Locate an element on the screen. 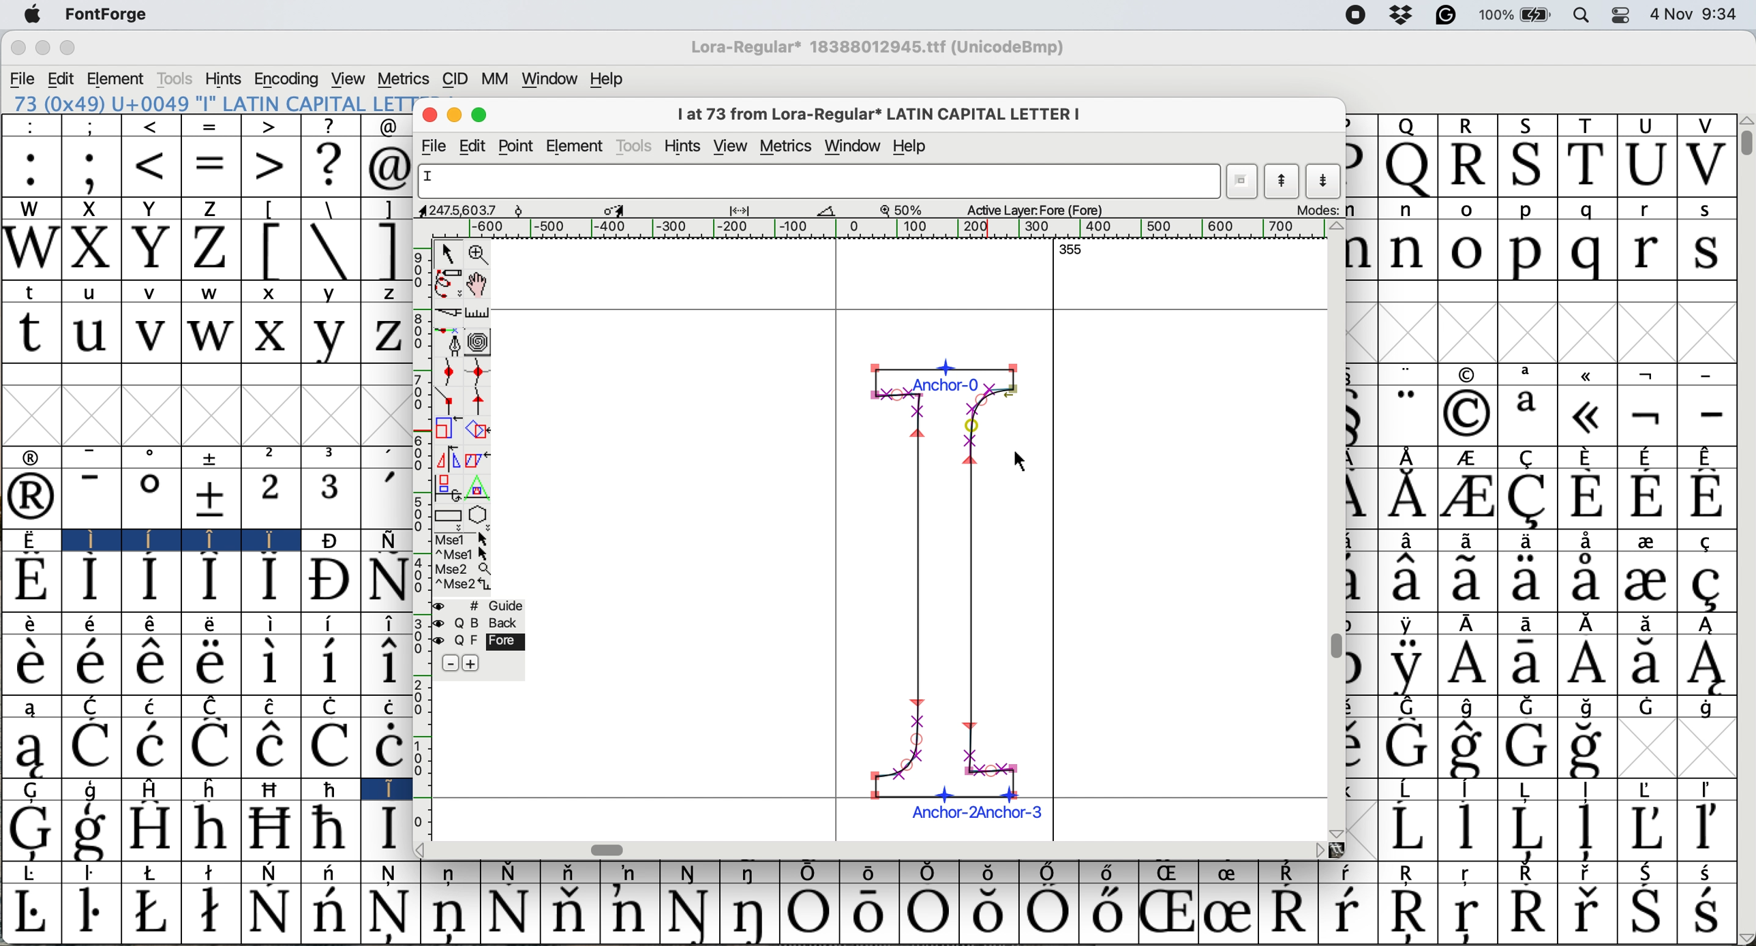 This screenshot has width=1756, height=946. Y is located at coordinates (151, 209).